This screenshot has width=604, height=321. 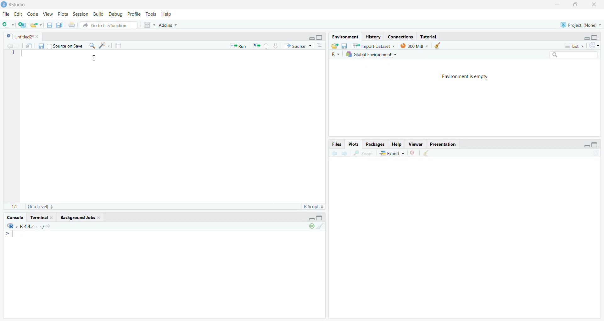 What do you see at coordinates (415, 46) in the screenshot?
I see `300 MB ` at bounding box center [415, 46].